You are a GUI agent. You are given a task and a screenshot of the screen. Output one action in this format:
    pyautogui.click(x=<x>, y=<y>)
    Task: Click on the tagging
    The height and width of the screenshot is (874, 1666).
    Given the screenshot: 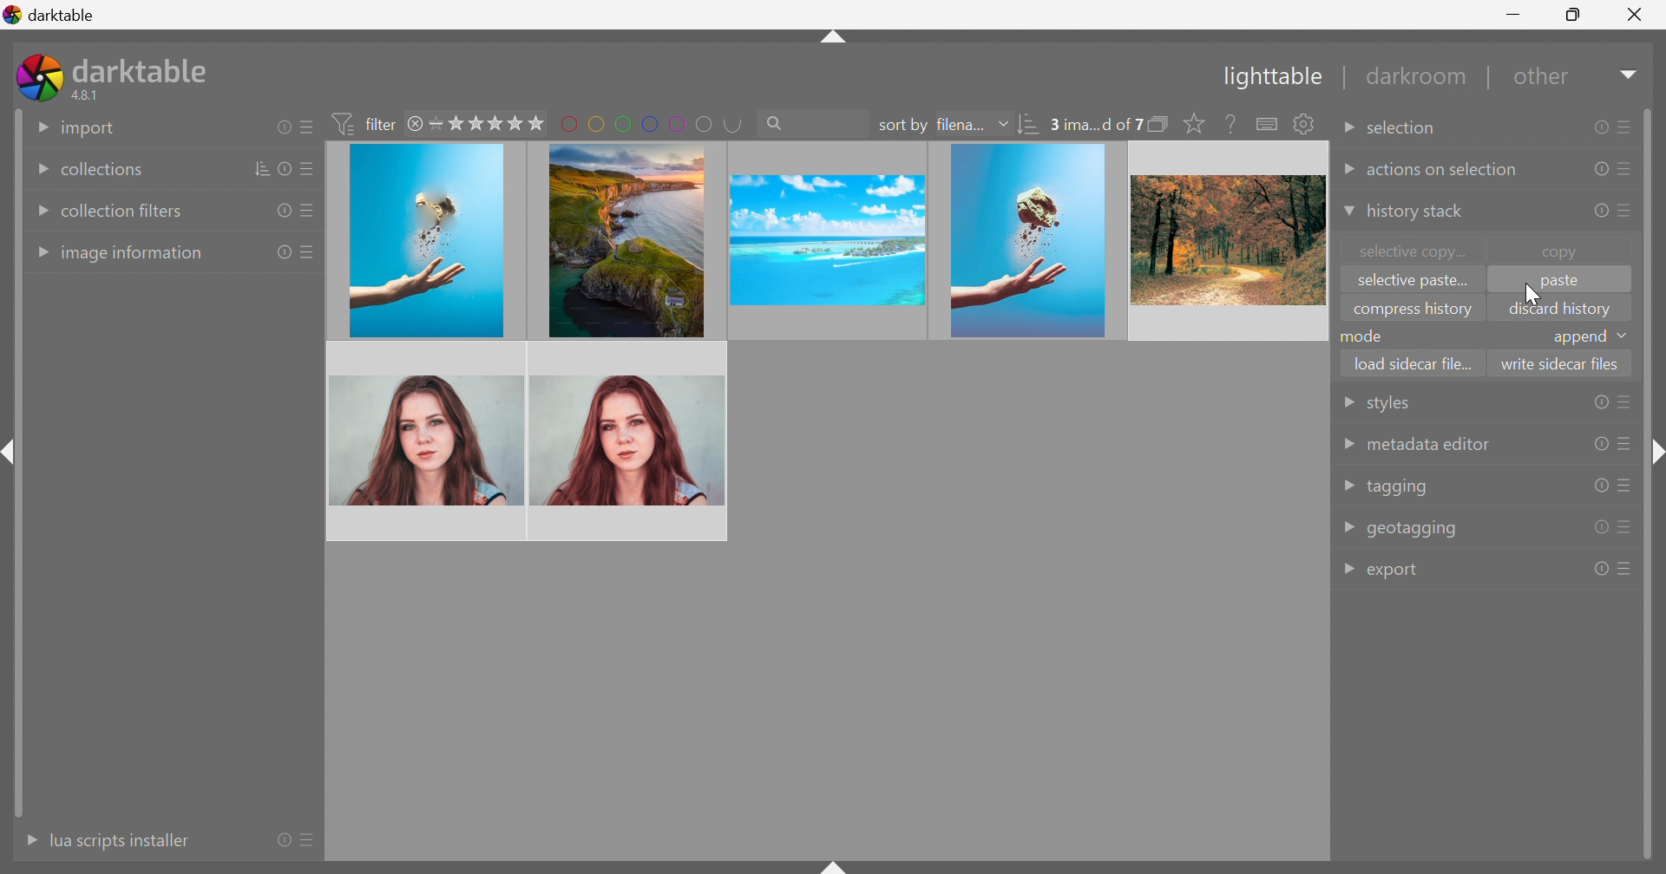 What is the action you would take?
    pyautogui.click(x=1399, y=488)
    